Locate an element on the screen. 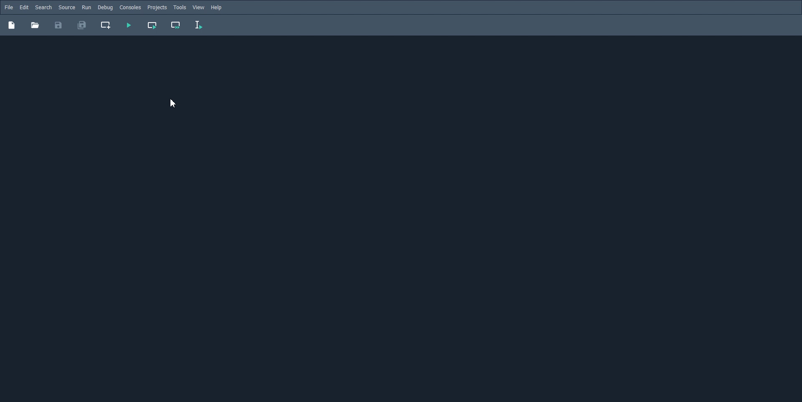  Help is located at coordinates (217, 8).